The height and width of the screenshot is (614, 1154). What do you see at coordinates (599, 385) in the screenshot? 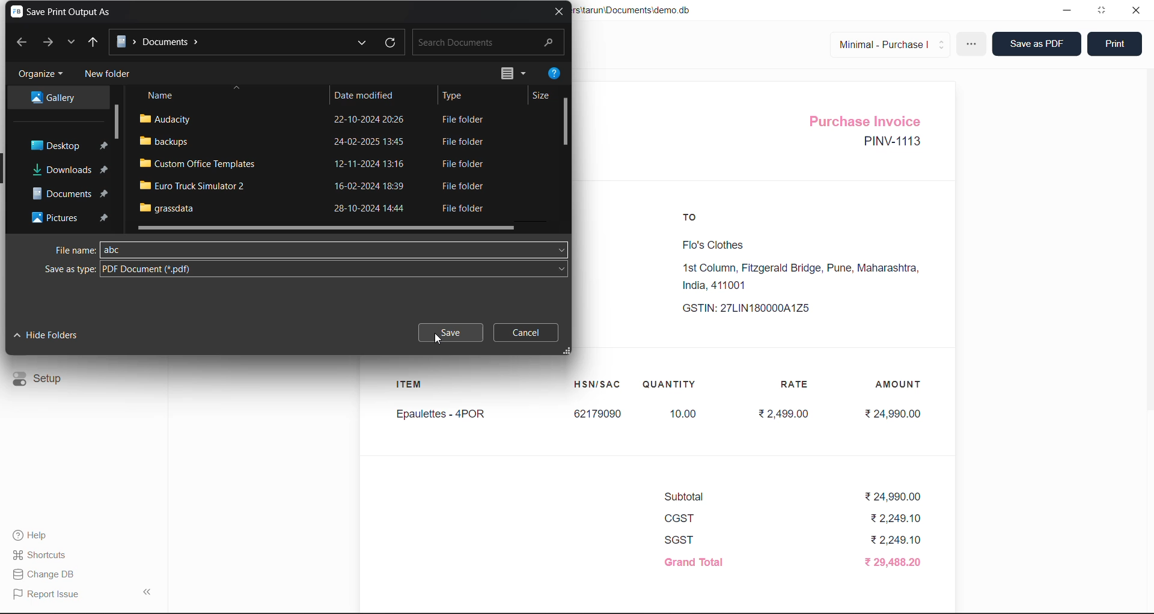
I see `HSN/SAC` at bounding box center [599, 385].